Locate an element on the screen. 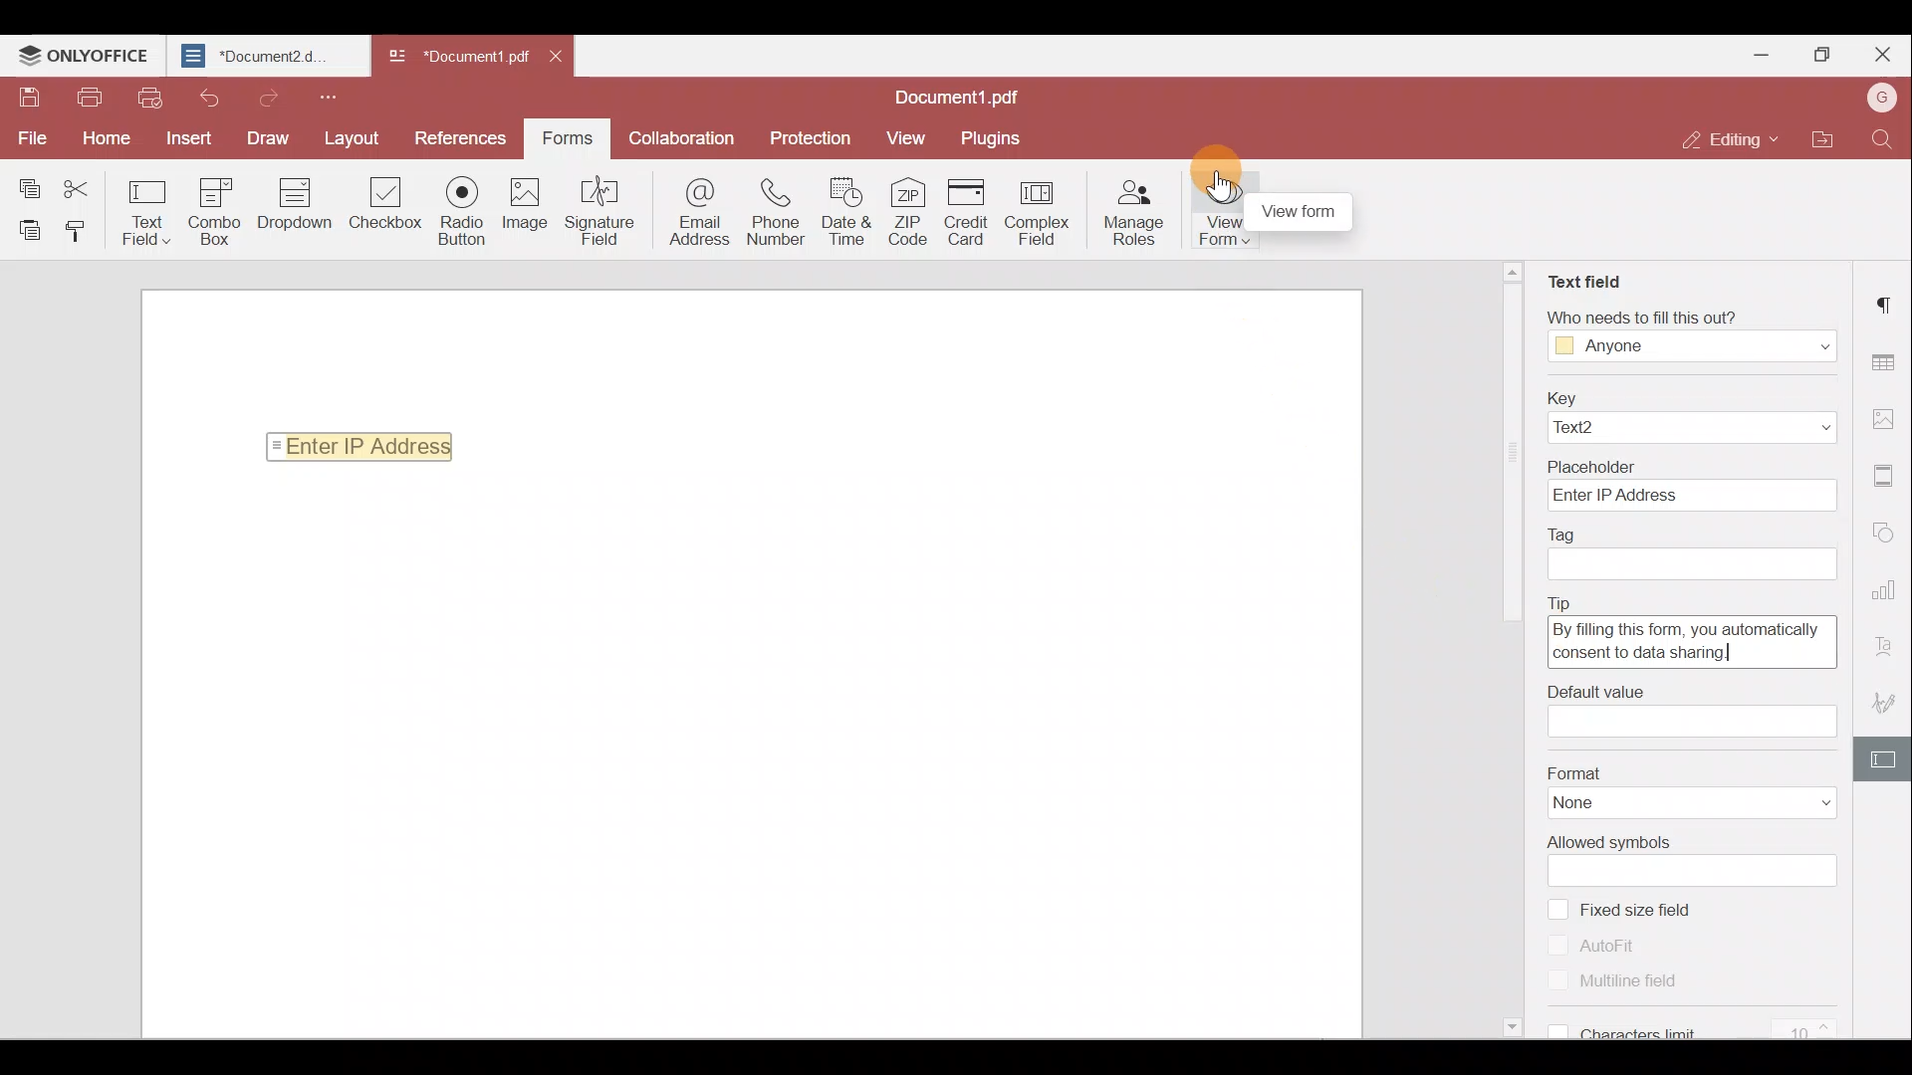 This screenshot has height=1075, width=1912. Manage roles is located at coordinates (1139, 214).